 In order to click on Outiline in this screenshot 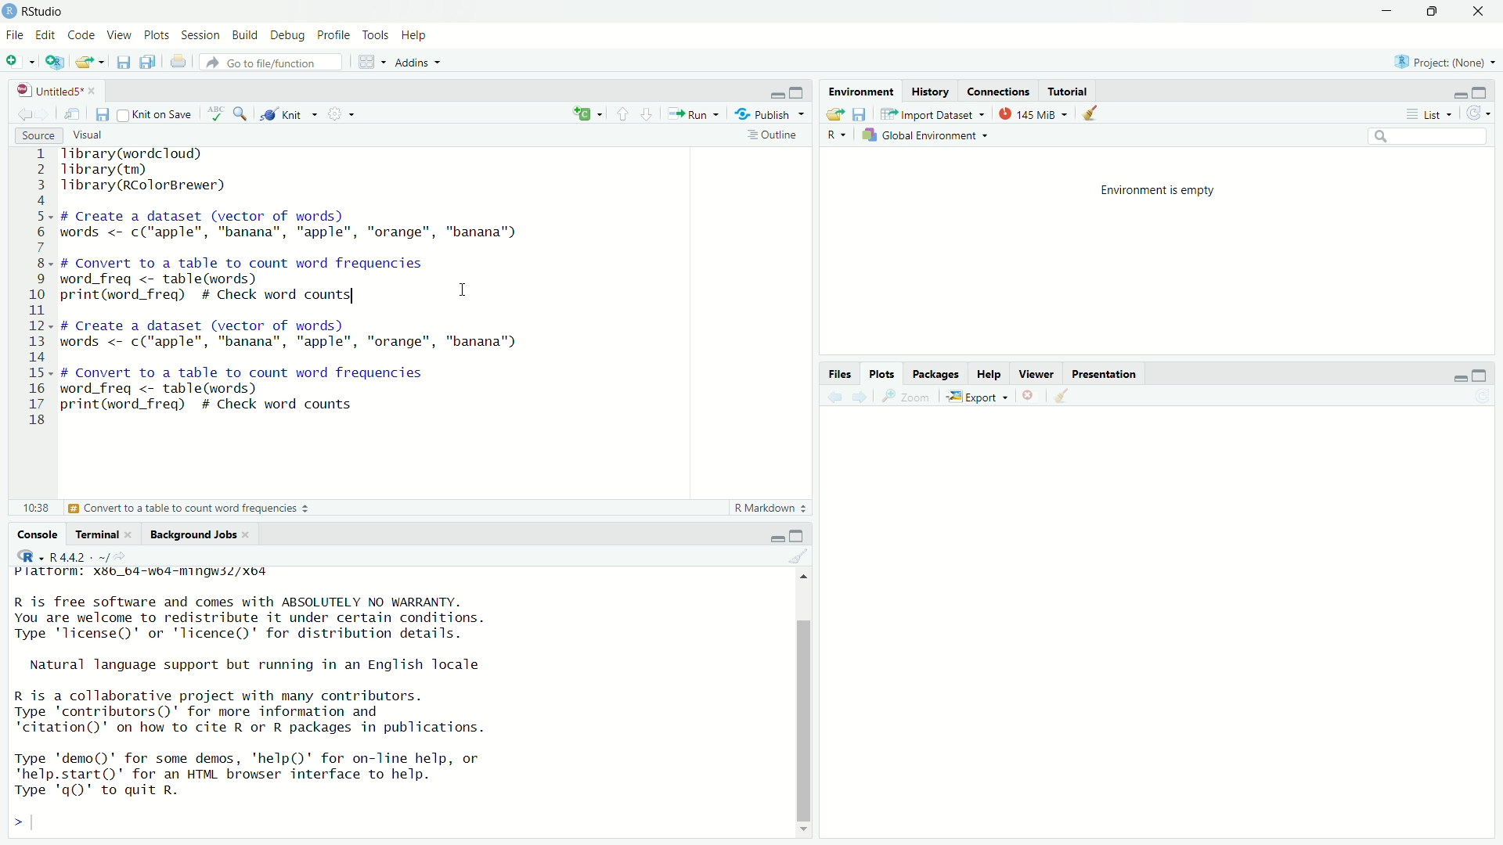, I will do `click(774, 135)`.